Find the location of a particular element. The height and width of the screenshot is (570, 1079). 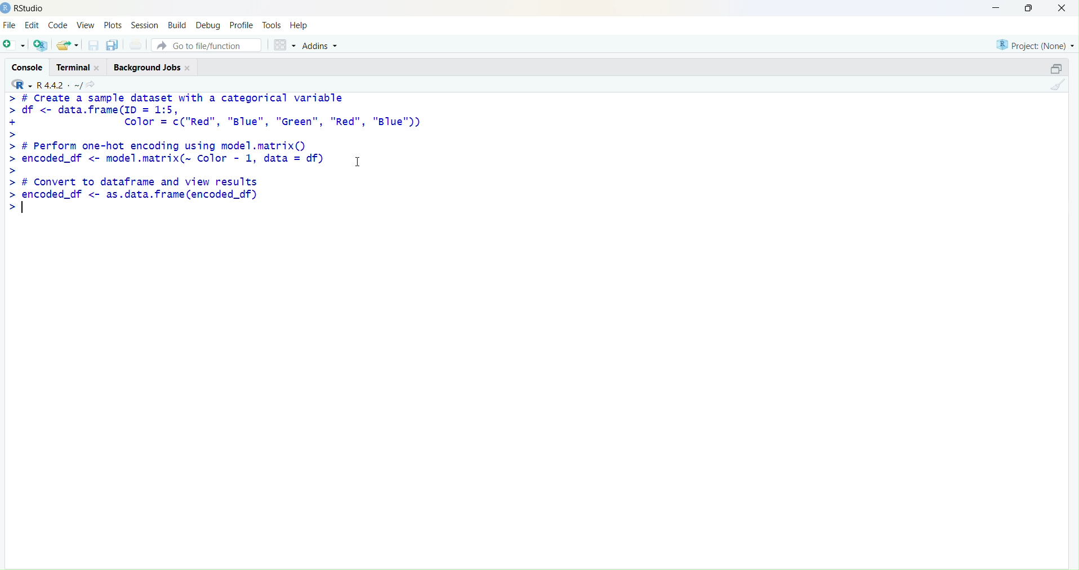

RStudio is located at coordinates (30, 8).